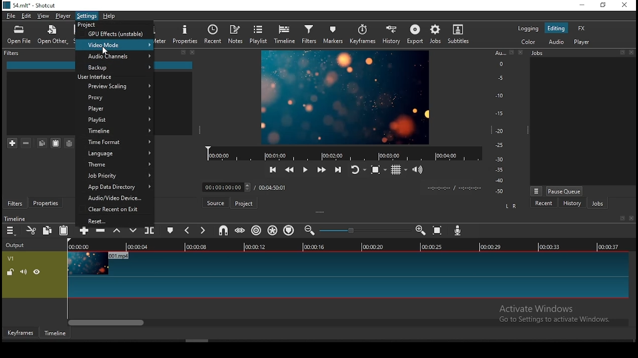 The width and height of the screenshot is (638, 358). What do you see at coordinates (19, 36) in the screenshot?
I see `open file` at bounding box center [19, 36].